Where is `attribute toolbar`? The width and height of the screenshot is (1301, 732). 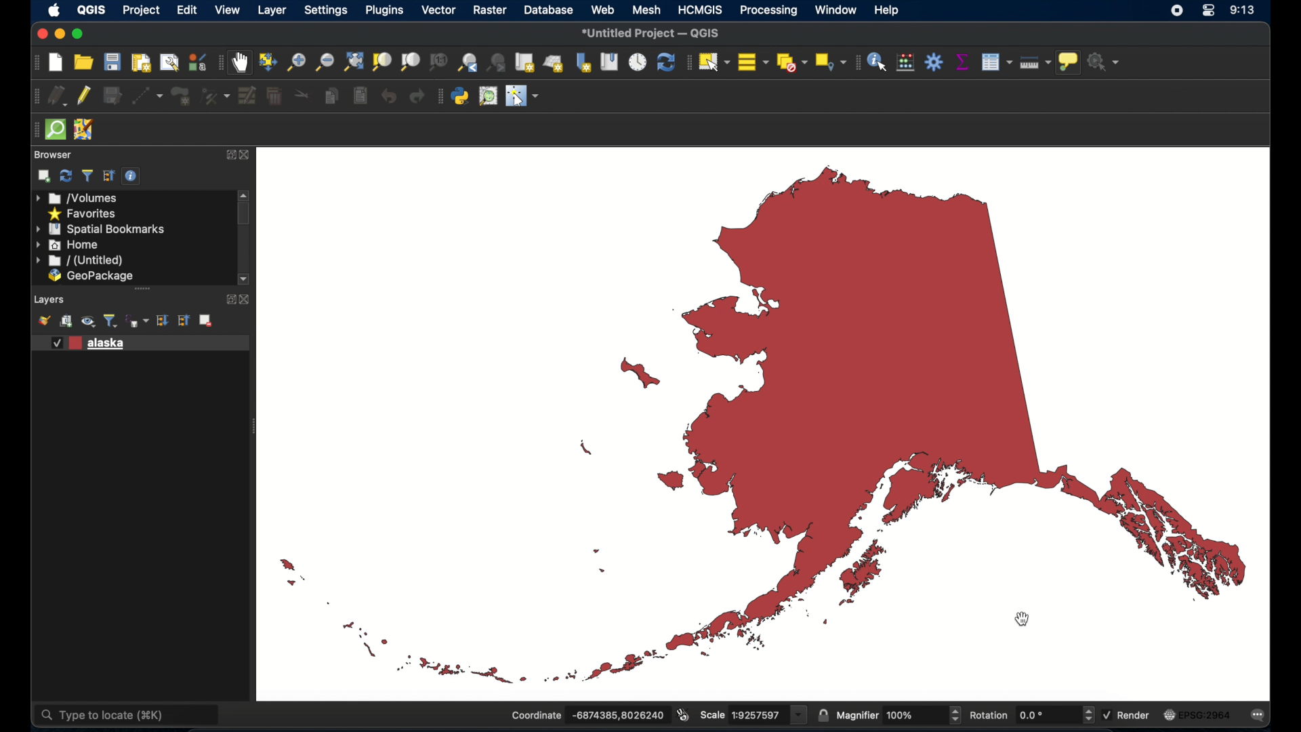
attribute toolbar is located at coordinates (856, 63).